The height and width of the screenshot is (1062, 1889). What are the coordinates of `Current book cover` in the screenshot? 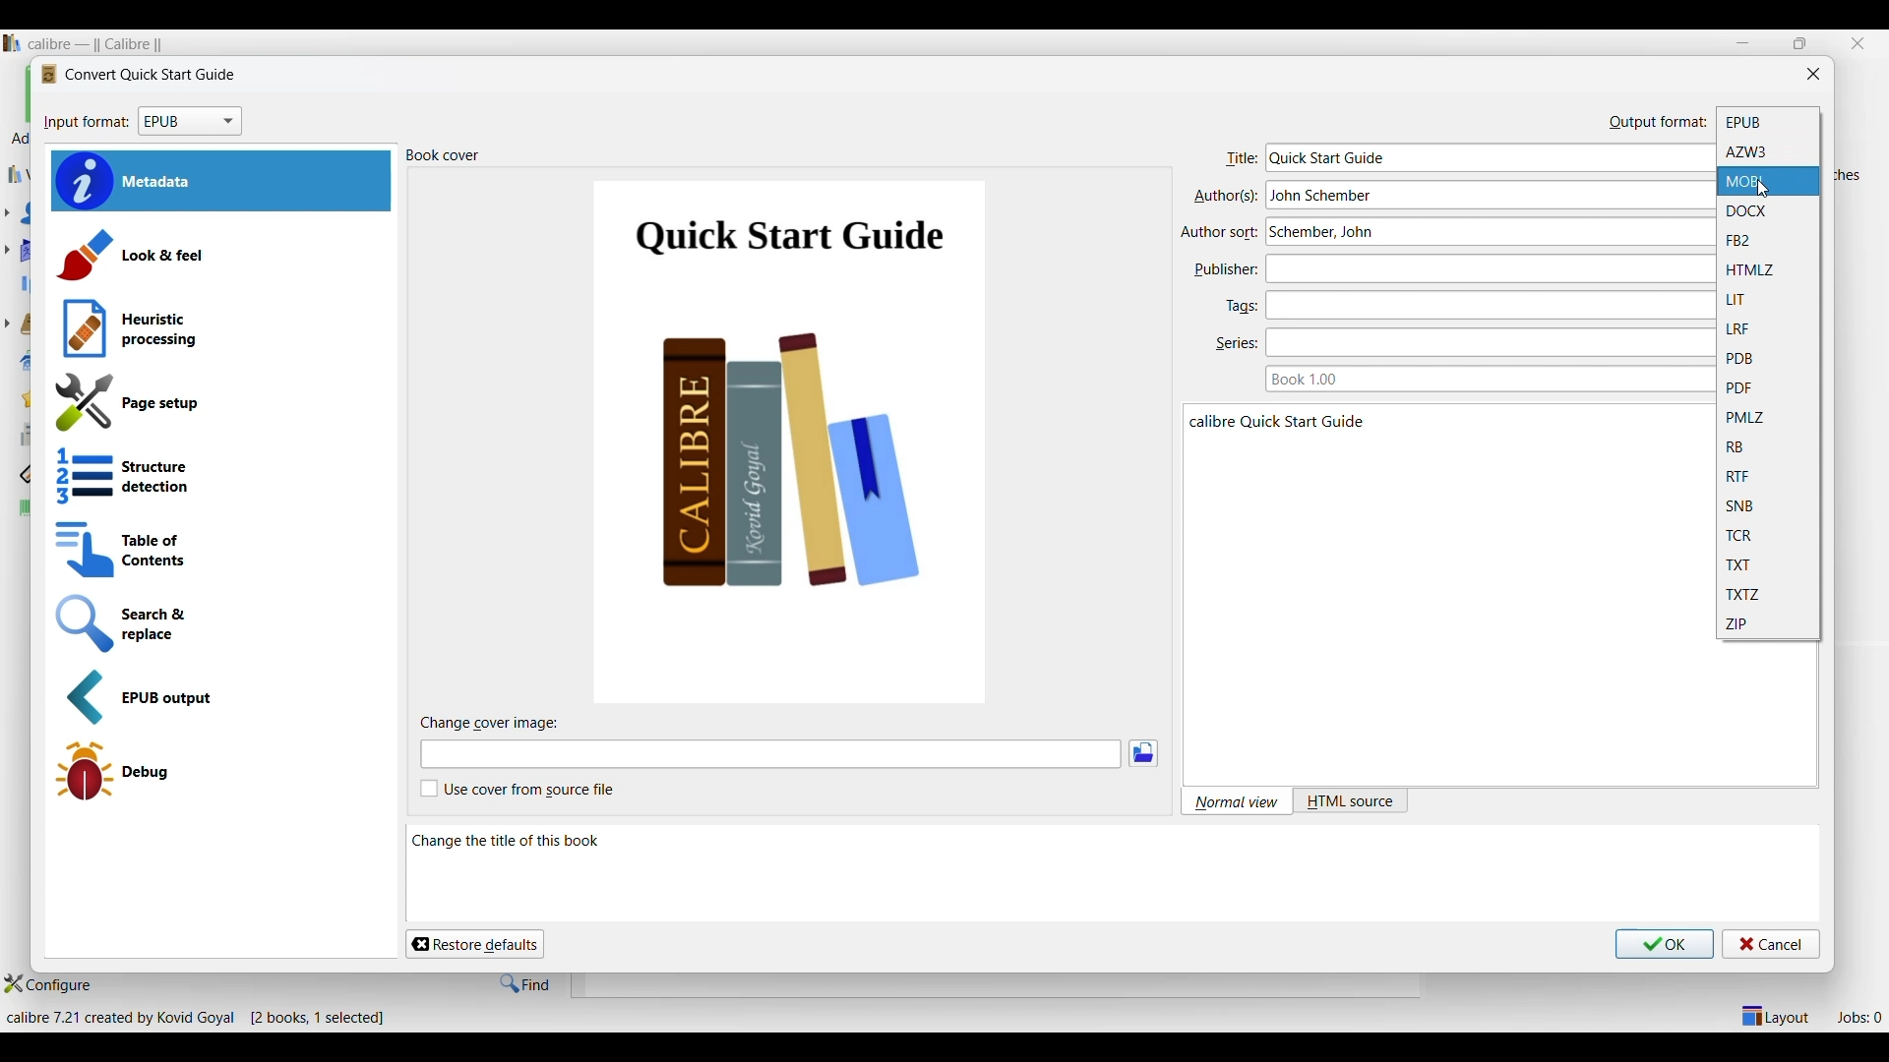 It's located at (792, 442).